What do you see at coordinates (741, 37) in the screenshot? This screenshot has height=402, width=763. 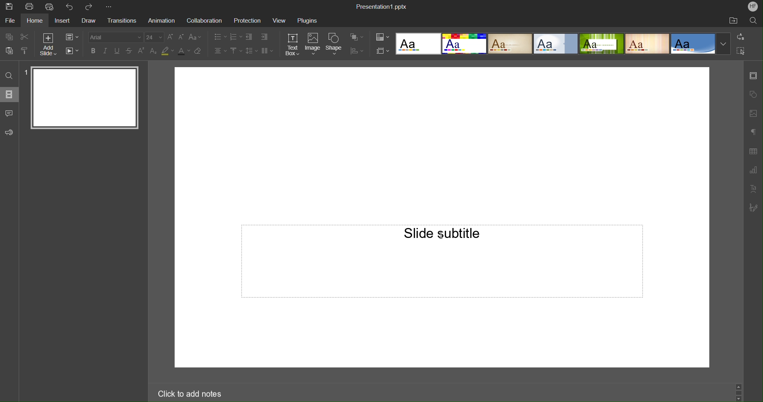 I see `Replace` at bounding box center [741, 37].